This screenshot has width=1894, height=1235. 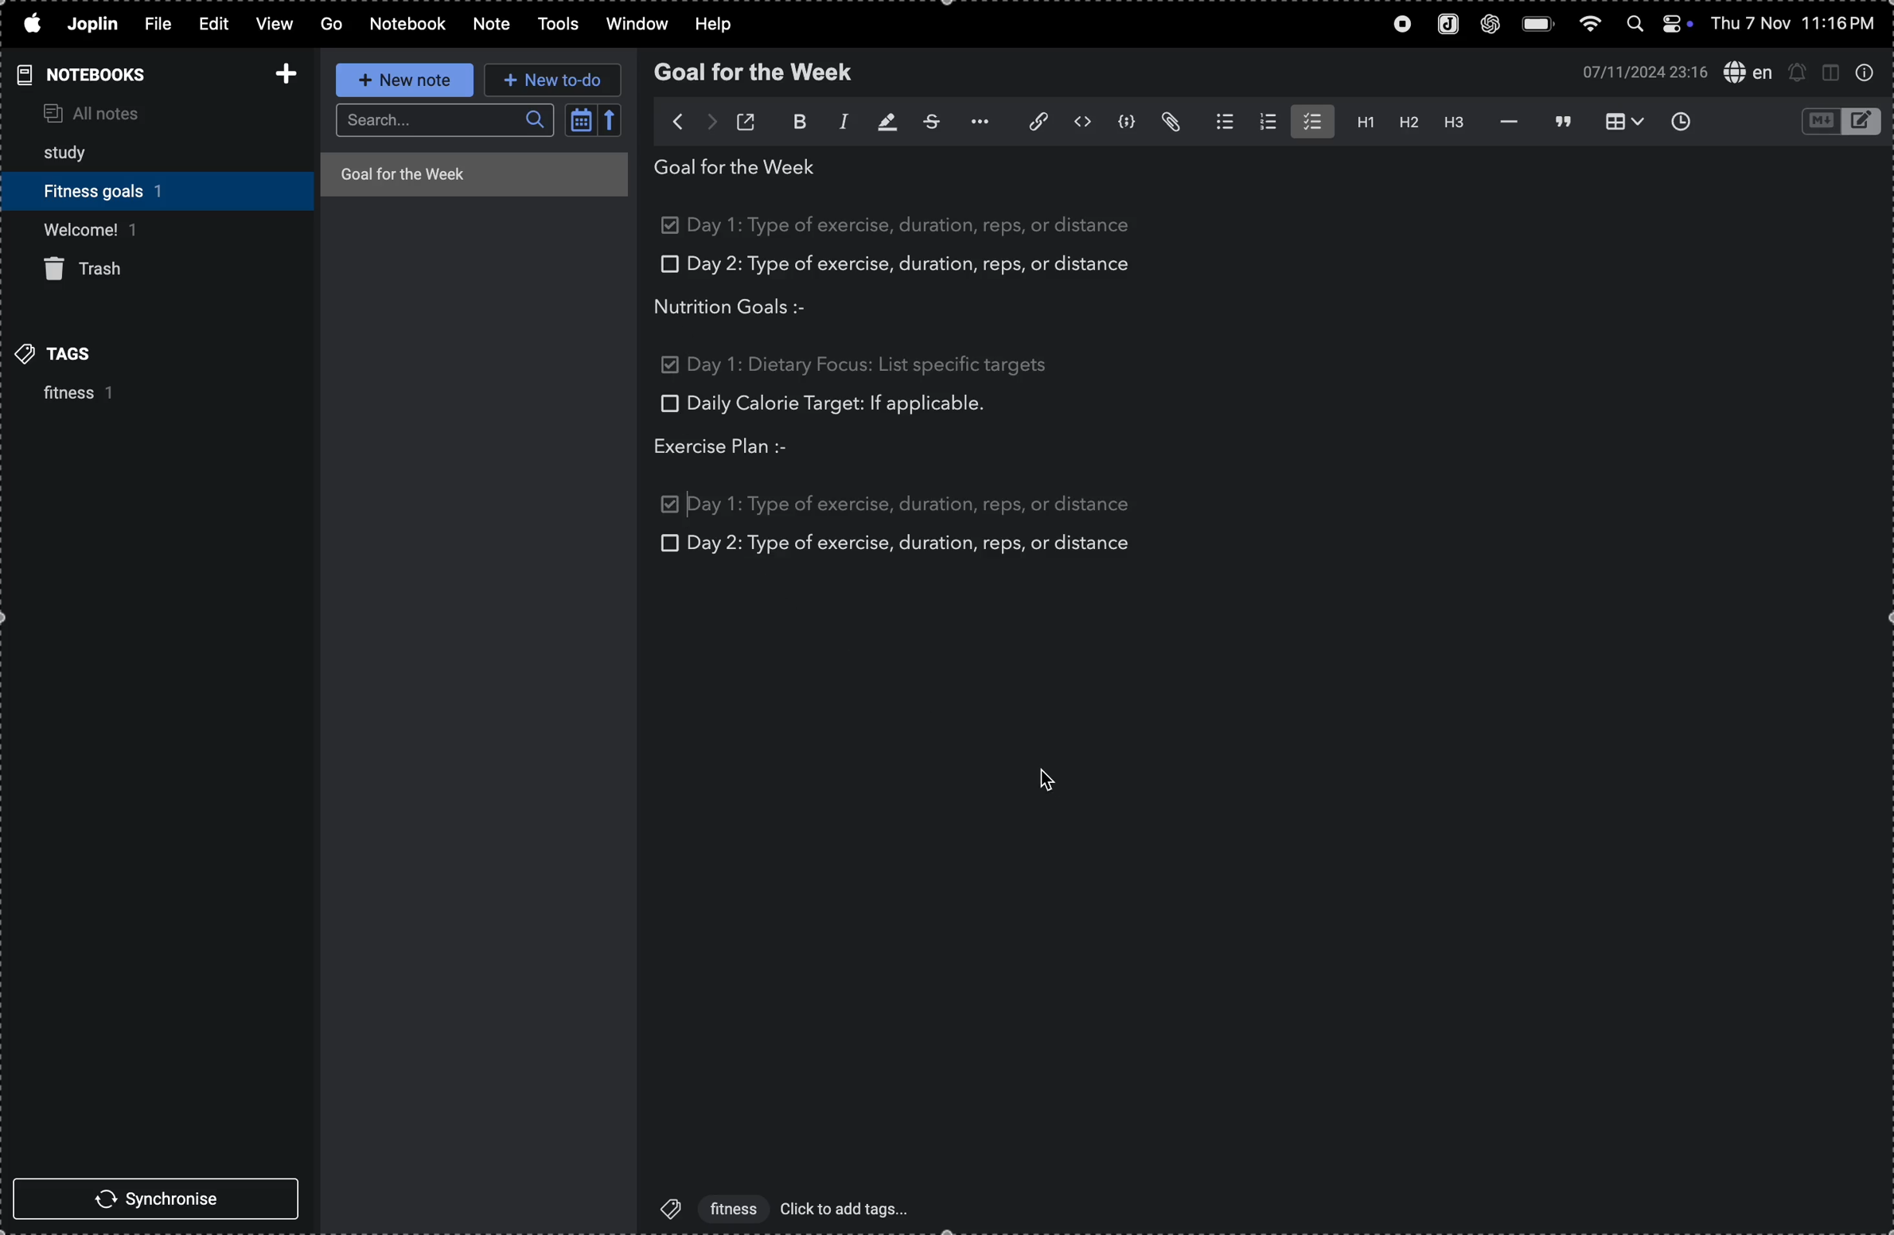 What do you see at coordinates (880, 123) in the screenshot?
I see `highlight` at bounding box center [880, 123].